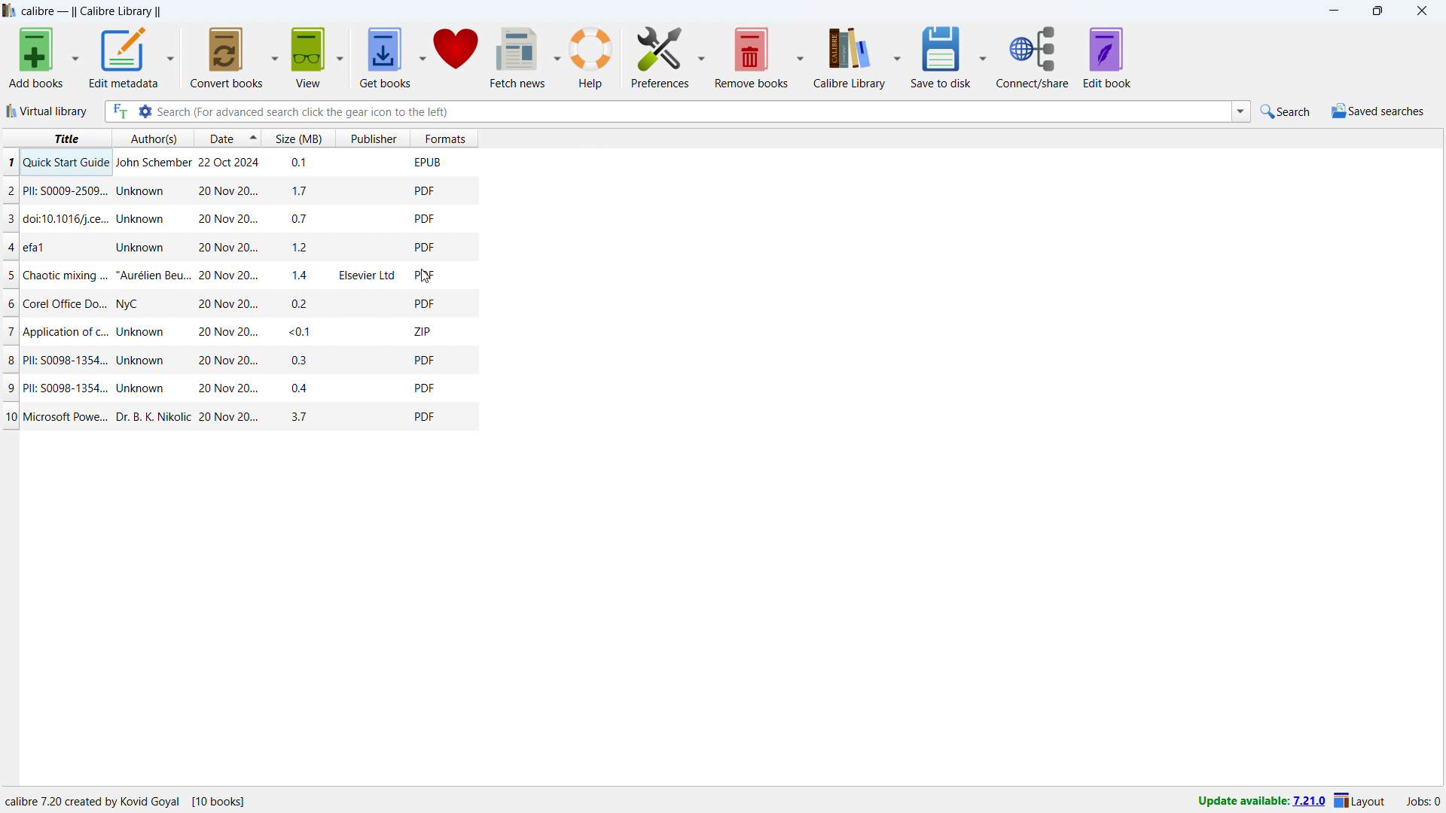  I want to click on 4 efal Unknown 20 Nov 20... 1.2 POF, so click(265, 246).